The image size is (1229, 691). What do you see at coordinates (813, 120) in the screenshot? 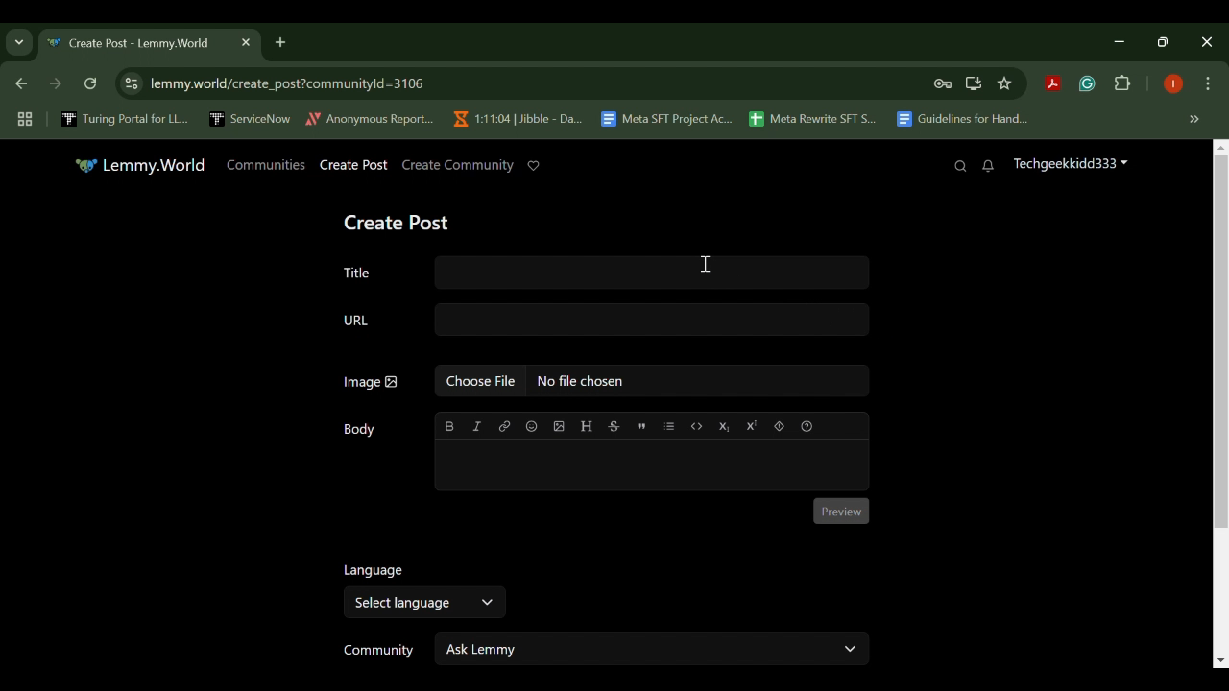
I see `Meta Rewrite SFT S...` at bounding box center [813, 120].